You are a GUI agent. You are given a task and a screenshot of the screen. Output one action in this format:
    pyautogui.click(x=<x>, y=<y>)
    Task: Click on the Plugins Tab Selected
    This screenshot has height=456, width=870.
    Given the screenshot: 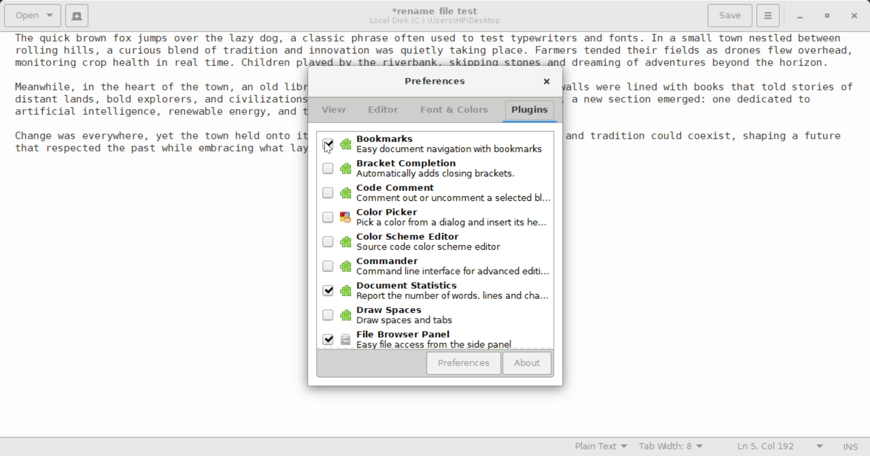 What is the action you would take?
    pyautogui.click(x=532, y=113)
    